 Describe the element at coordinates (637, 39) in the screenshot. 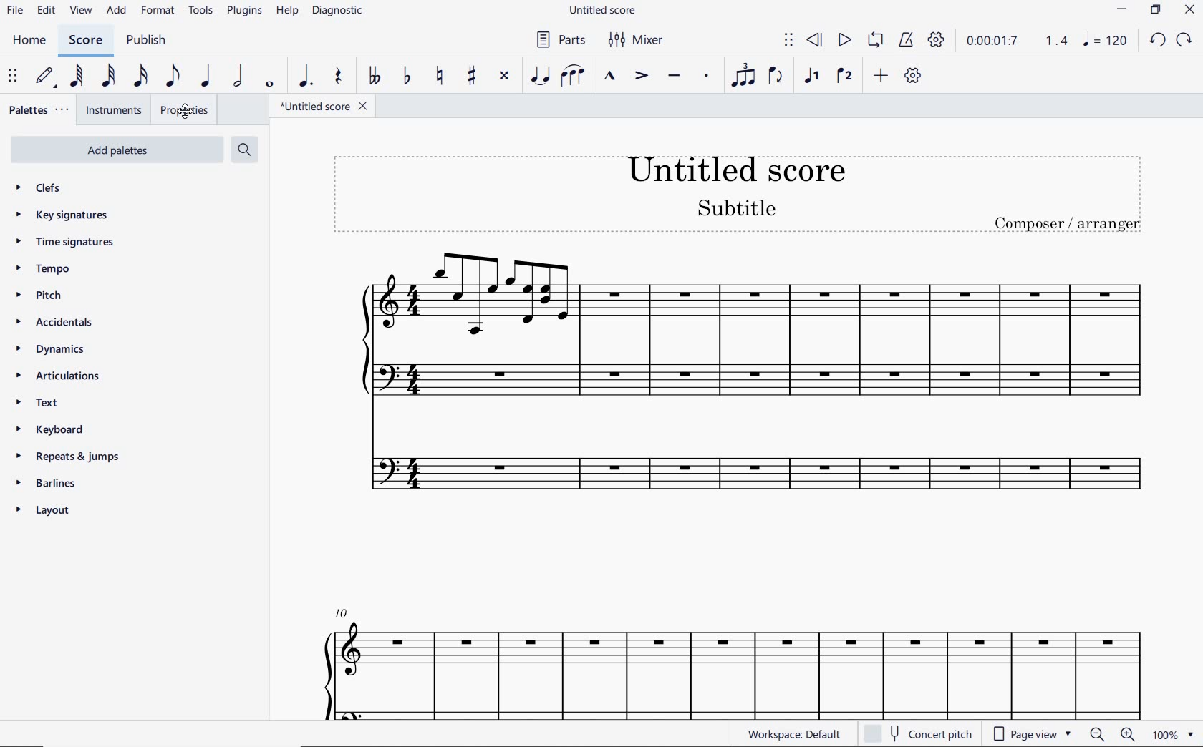

I see `MIXER` at that location.